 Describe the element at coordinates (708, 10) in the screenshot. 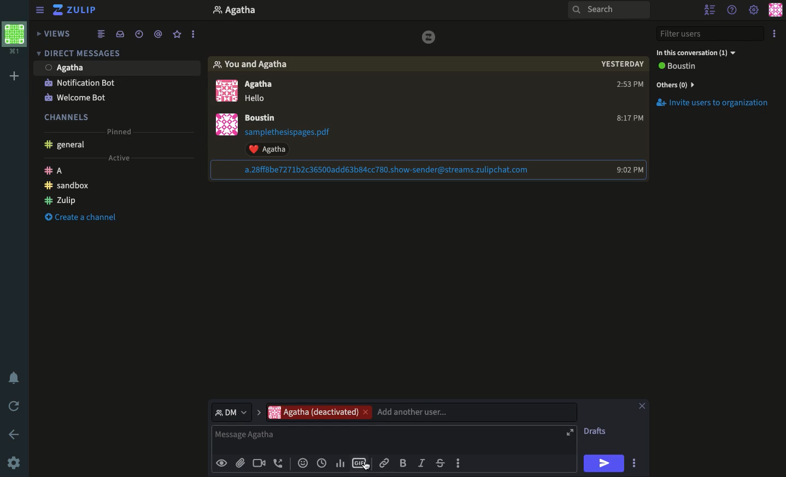

I see `Hide user list` at that location.